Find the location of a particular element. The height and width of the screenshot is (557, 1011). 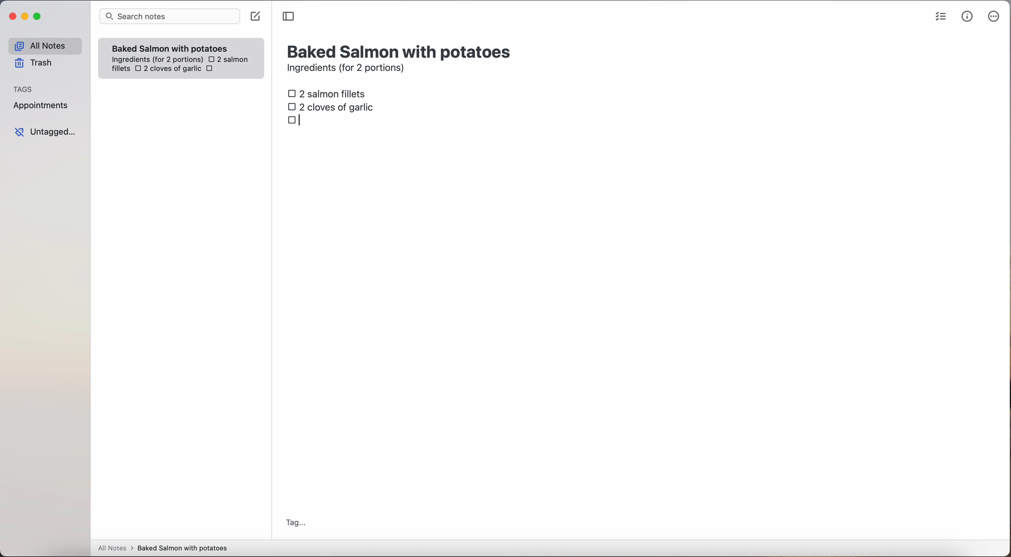

minimize Simplenote is located at coordinates (25, 17).